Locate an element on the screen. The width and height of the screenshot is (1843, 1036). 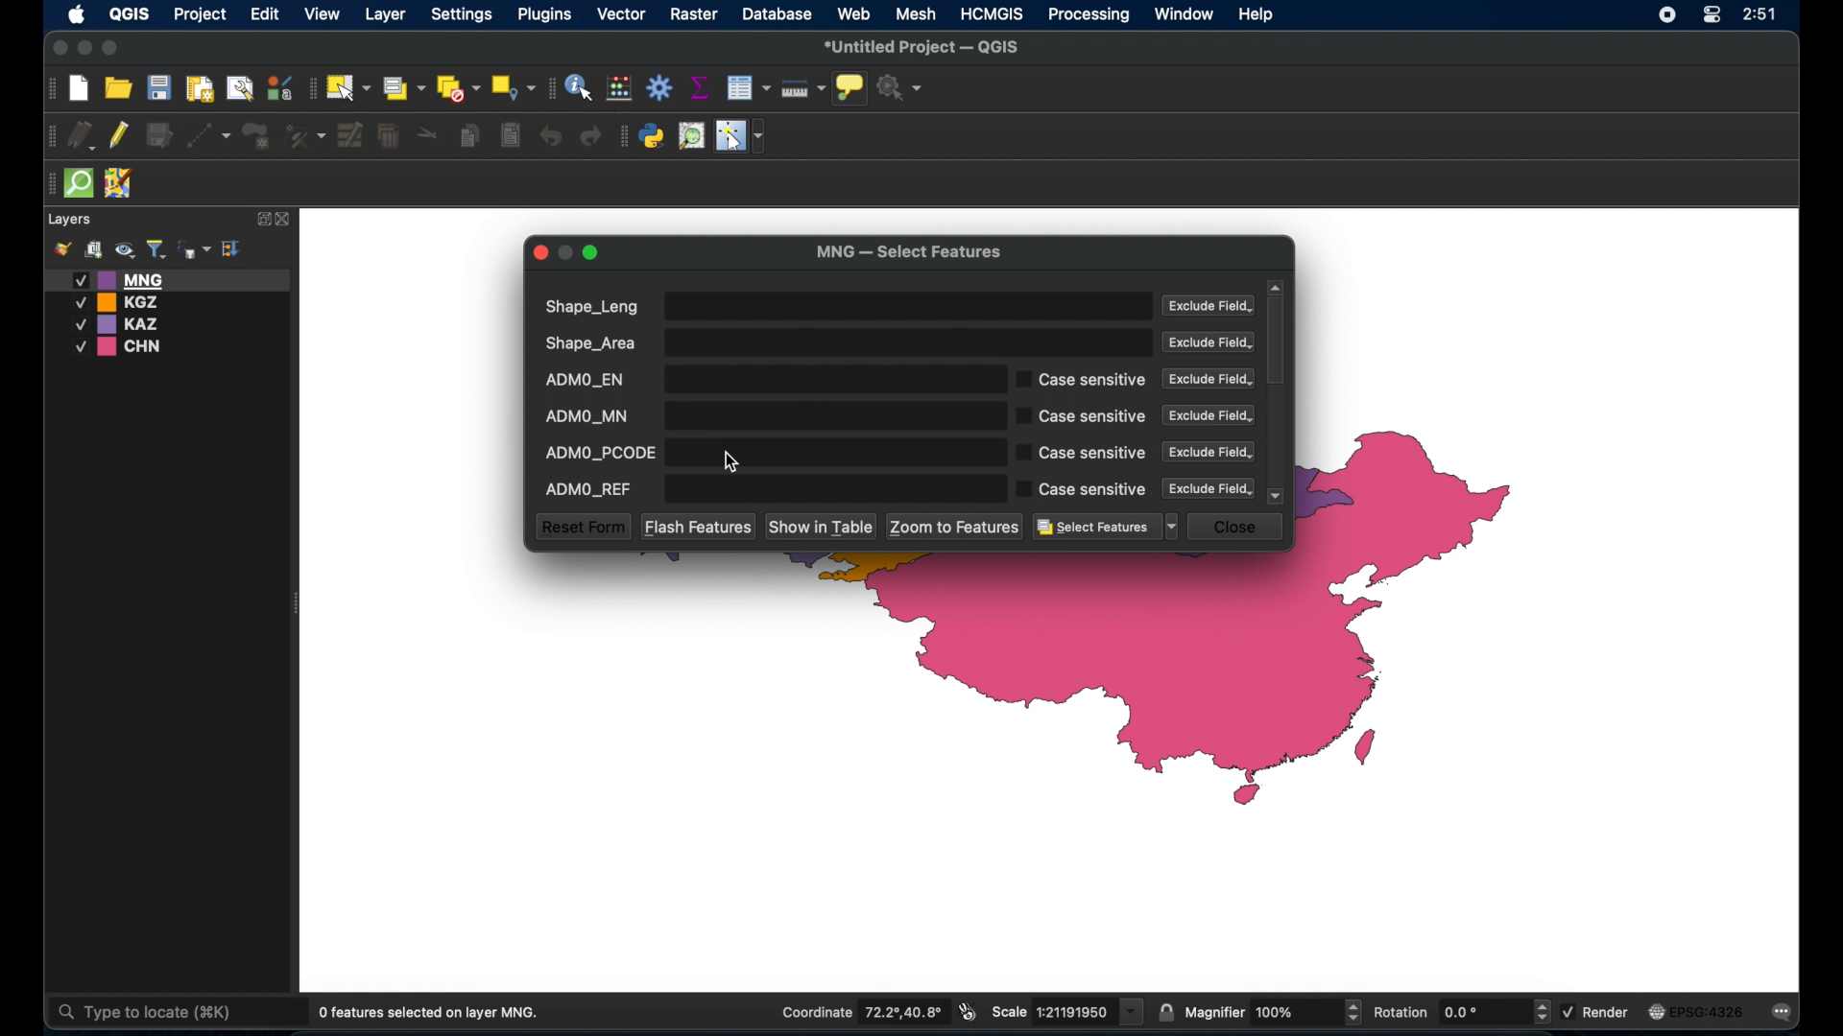
apple icon is located at coordinates (77, 16).